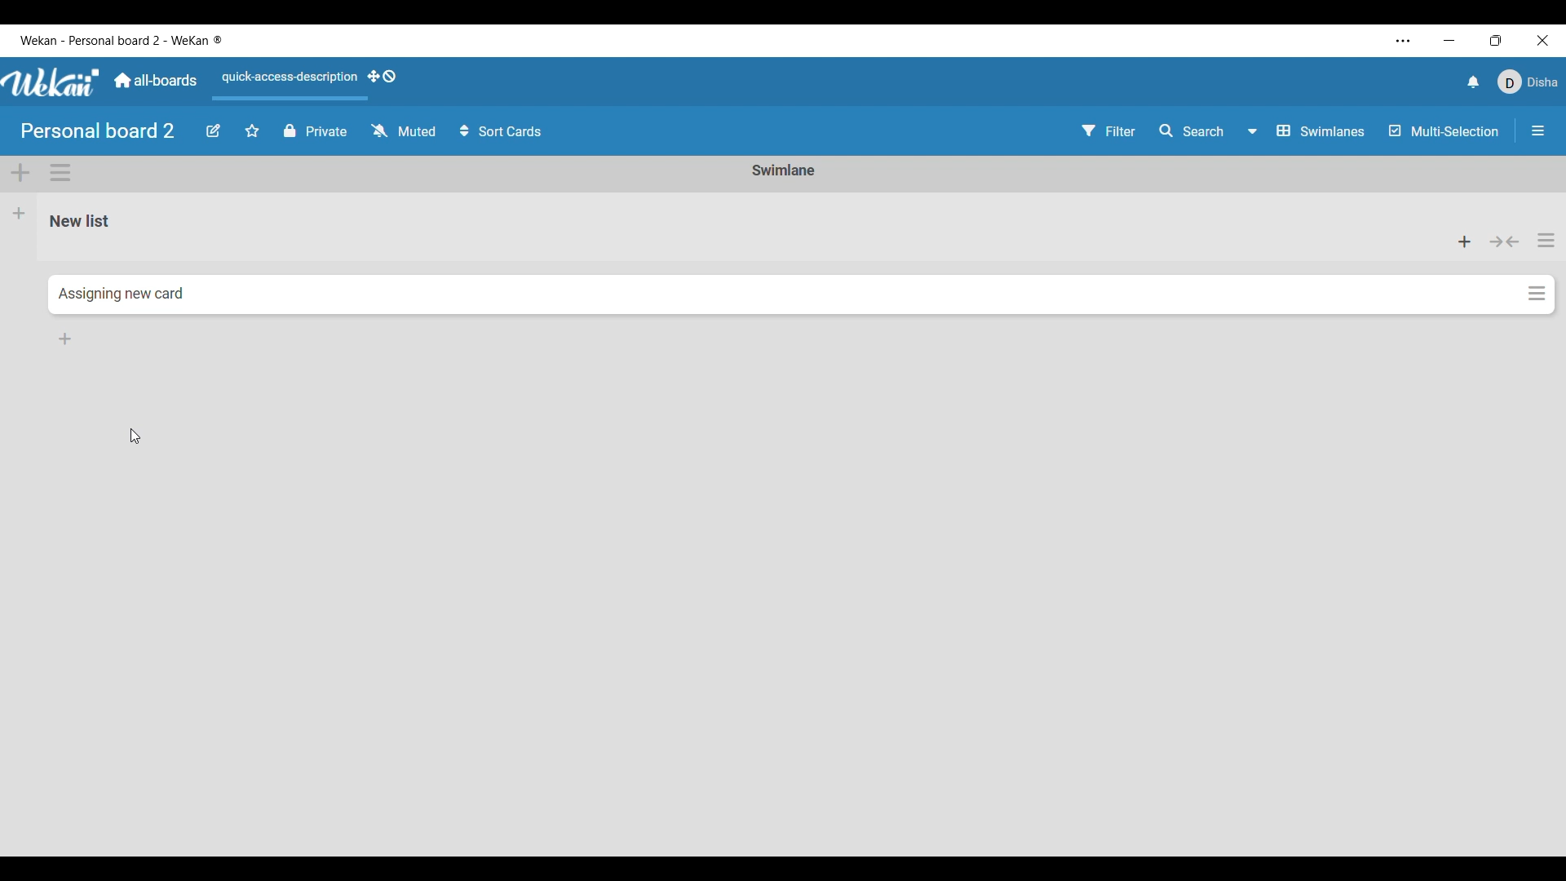 The height and width of the screenshot is (881, 1566). I want to click on Show interface in a smaller tab , so click(1497, 40).